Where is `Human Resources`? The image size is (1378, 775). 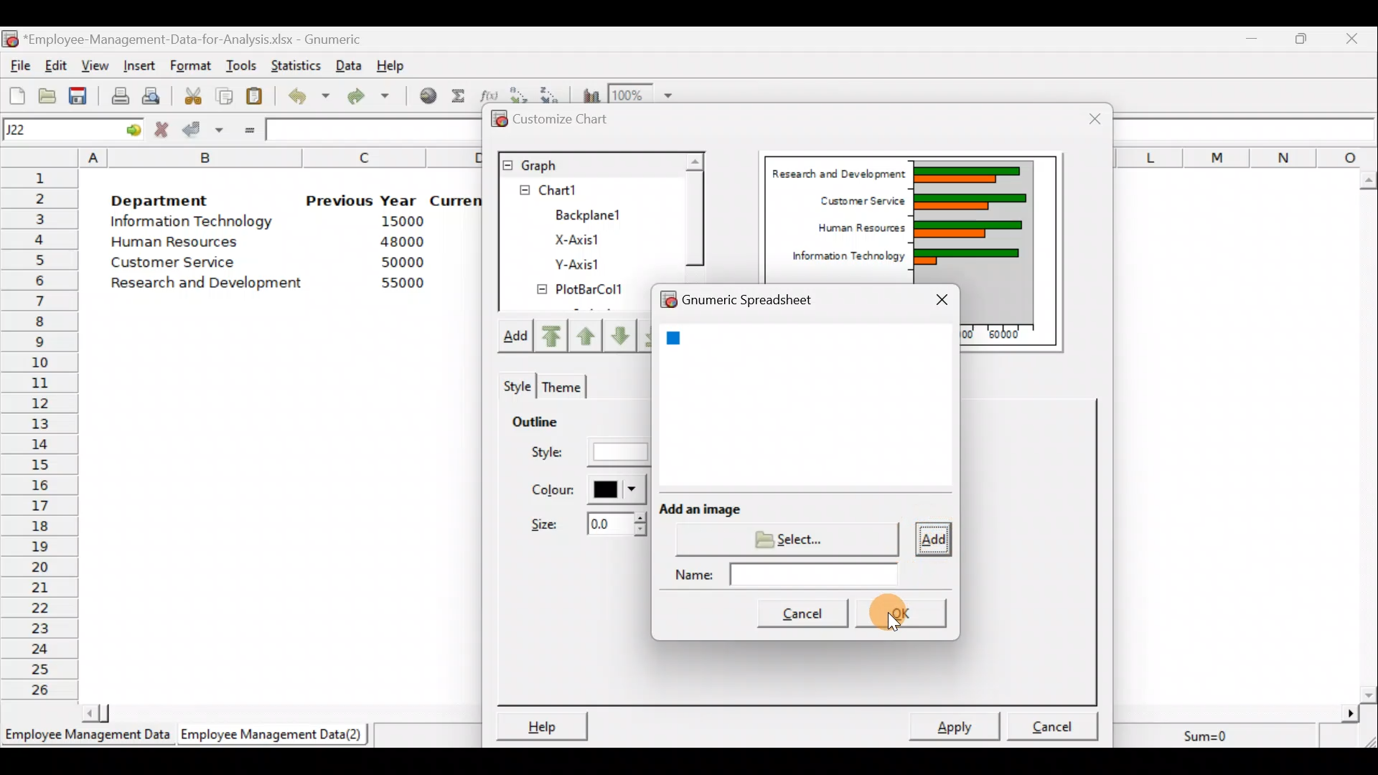 Human Resources is located at coordinates (851, 229).